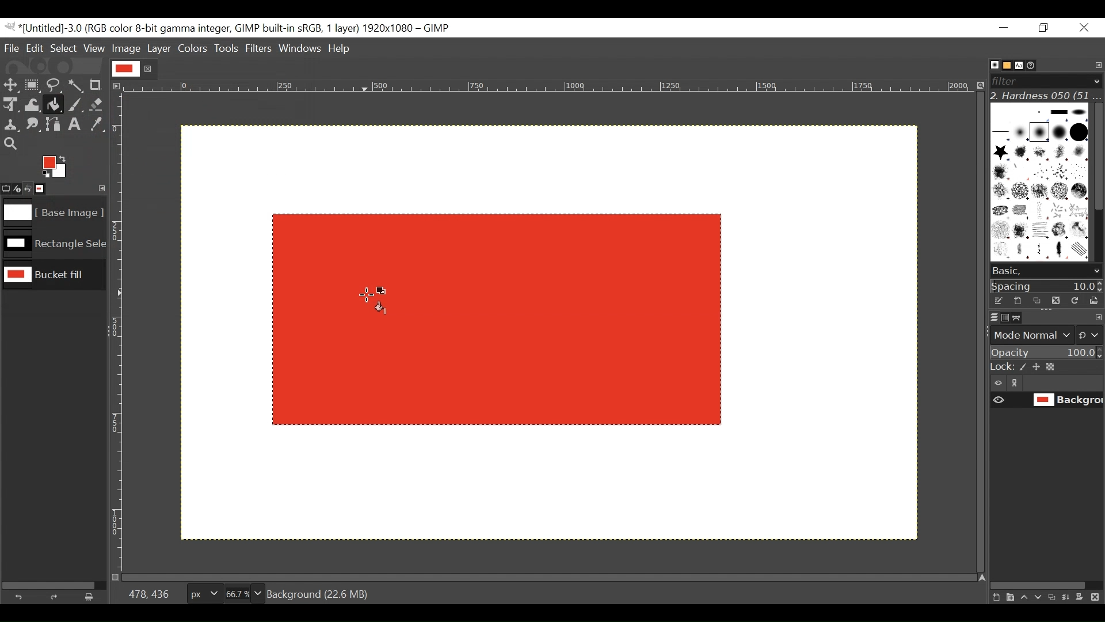 The height and width of the screenshot is (622, 1105). I want to click on Create a new brush , so click(1017, 301).